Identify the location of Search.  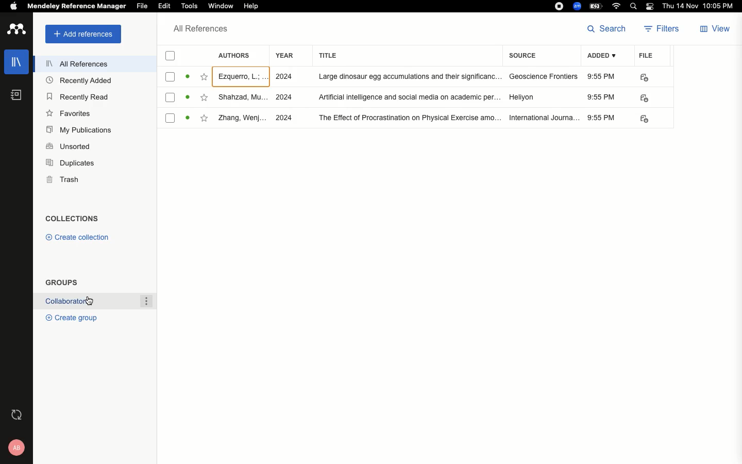
(635, 7).